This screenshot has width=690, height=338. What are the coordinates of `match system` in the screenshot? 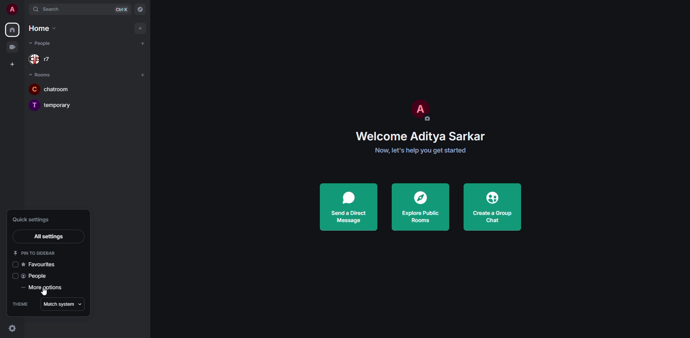 It's located at (63, 304).